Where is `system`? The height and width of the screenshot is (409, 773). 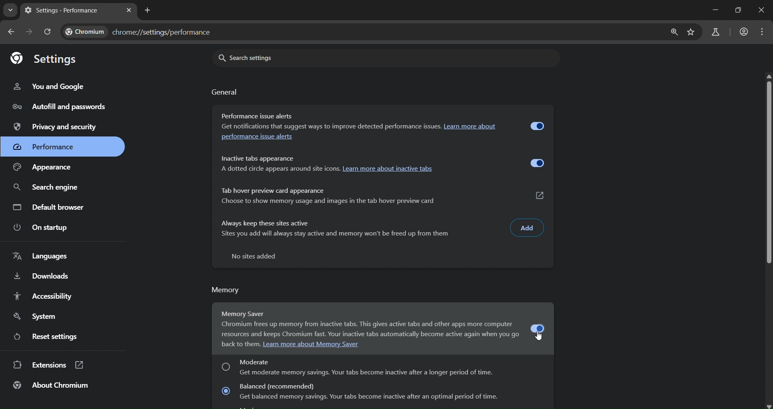
system is located at coordinates (38, 317).